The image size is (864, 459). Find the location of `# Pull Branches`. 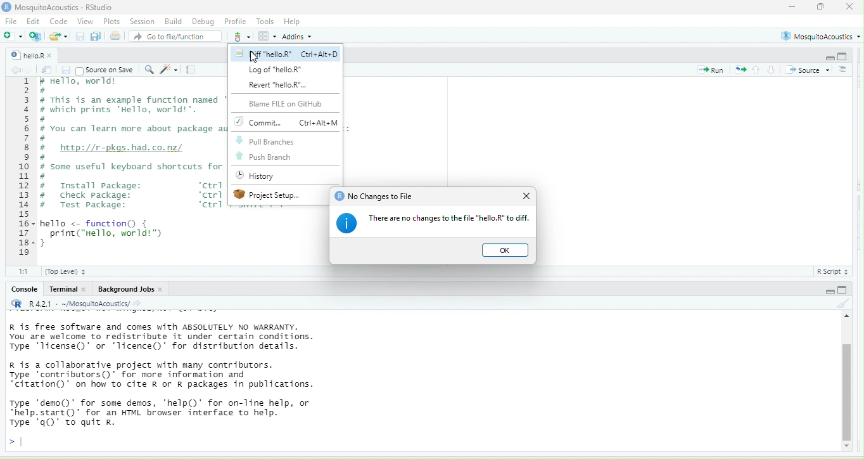

# Pull Branches is located at coordinates (265, 140).